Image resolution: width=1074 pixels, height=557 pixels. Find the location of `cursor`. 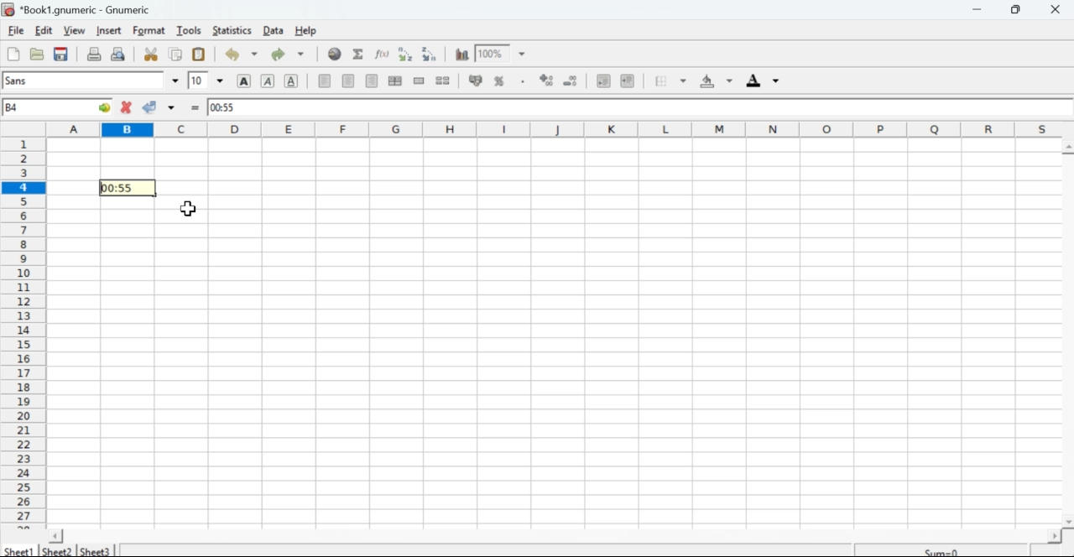

cursor is located at coordinates (189, 209).